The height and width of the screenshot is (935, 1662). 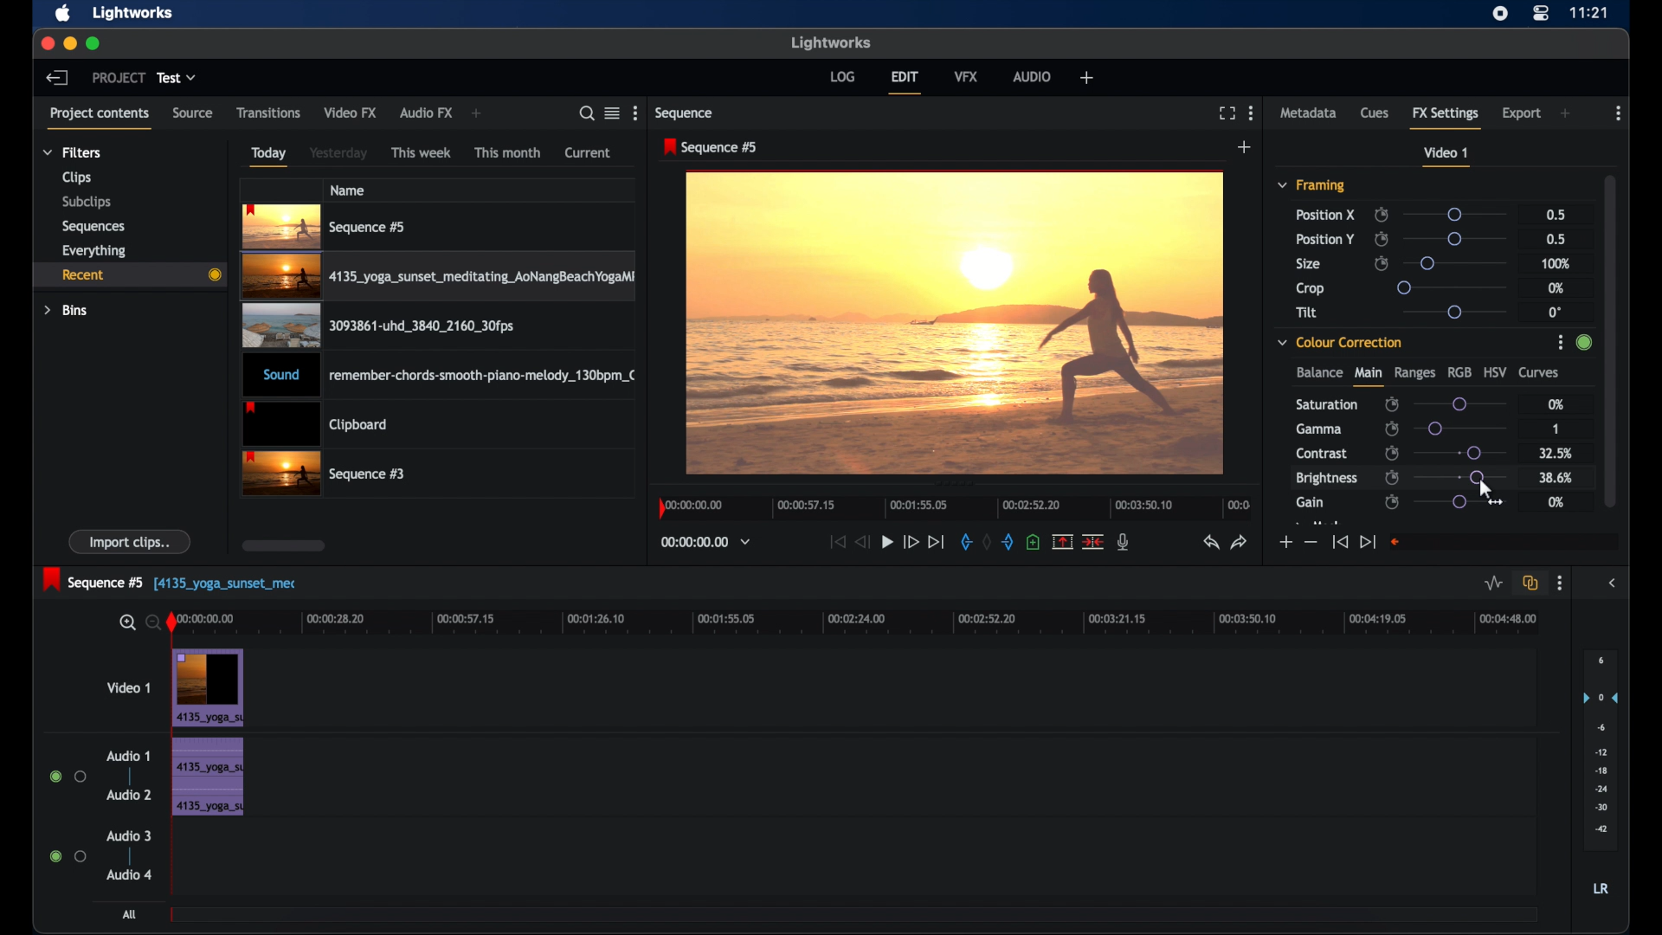 What do you see at coordinates (1087, 77) in the screenshot?
I see `add` at bounding box center [1087, 77].